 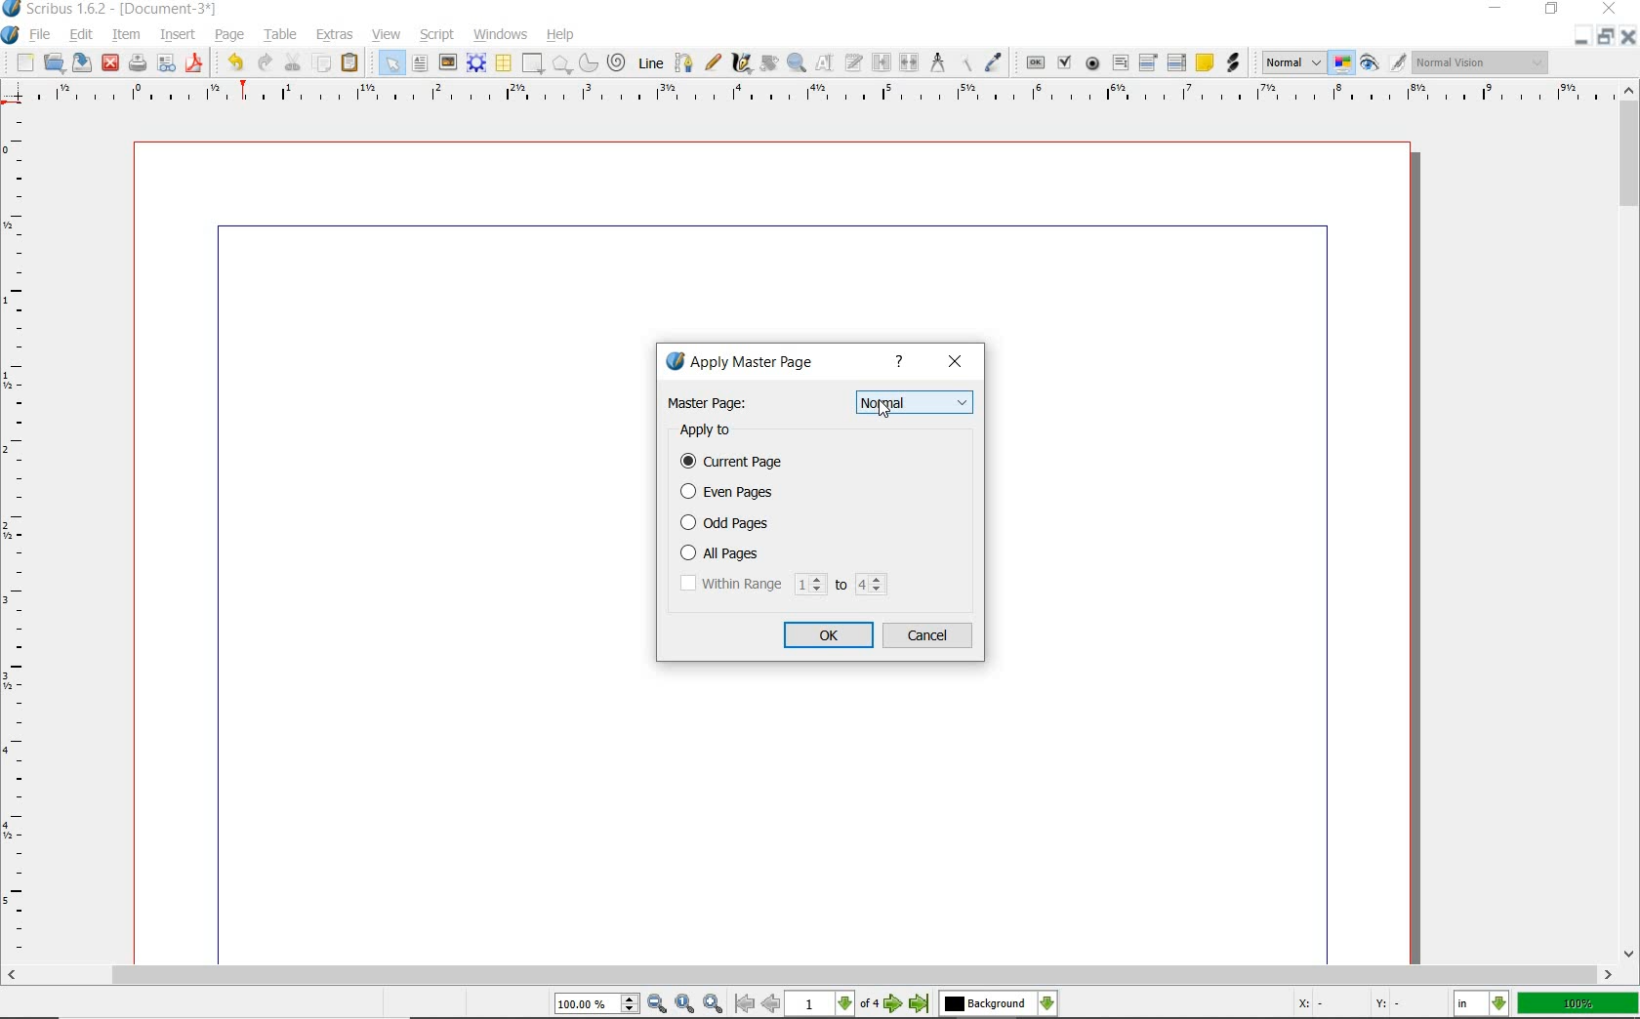 I want to click on eye dropper, so click(x=993, y=63).